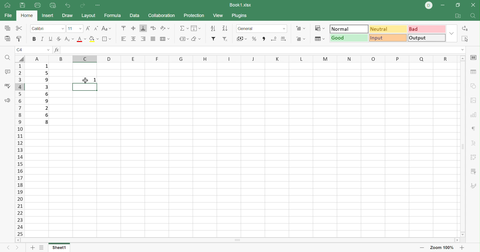 The height and width of the screenshot is (252, 480). What do you see at coordinates (301, 39) in the screenshot?
I see `Delete cells` at bounding box center [301, 39].